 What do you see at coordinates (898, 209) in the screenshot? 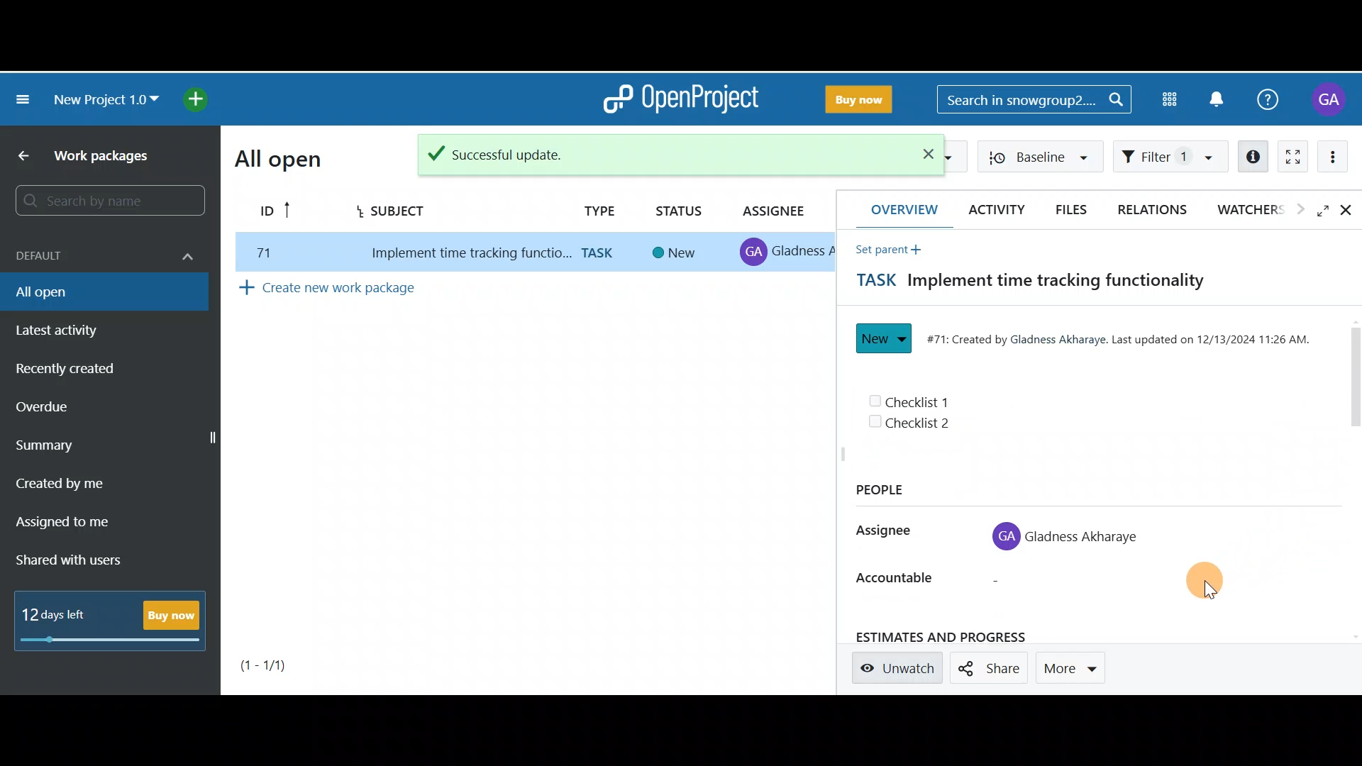
I see `Overview` at bounding box center [898, 209].